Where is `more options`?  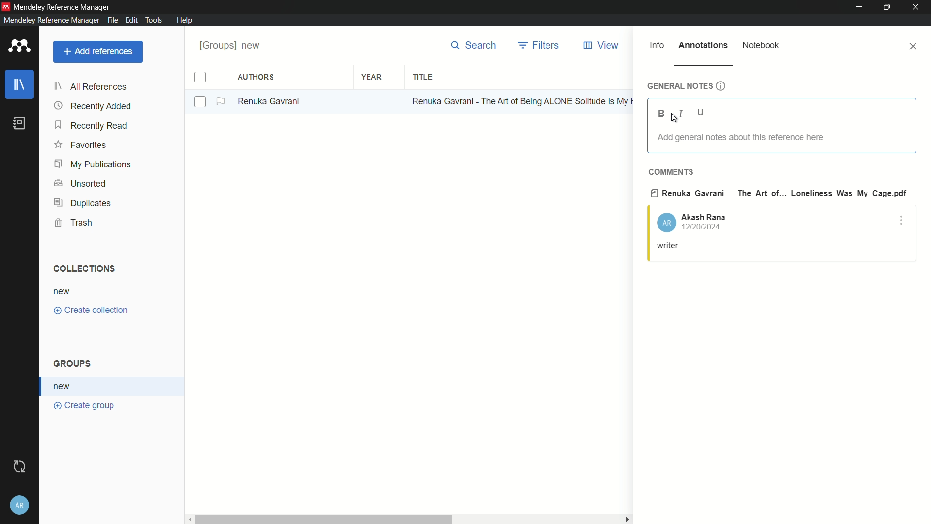
more options is located at coordinates (902, 222).